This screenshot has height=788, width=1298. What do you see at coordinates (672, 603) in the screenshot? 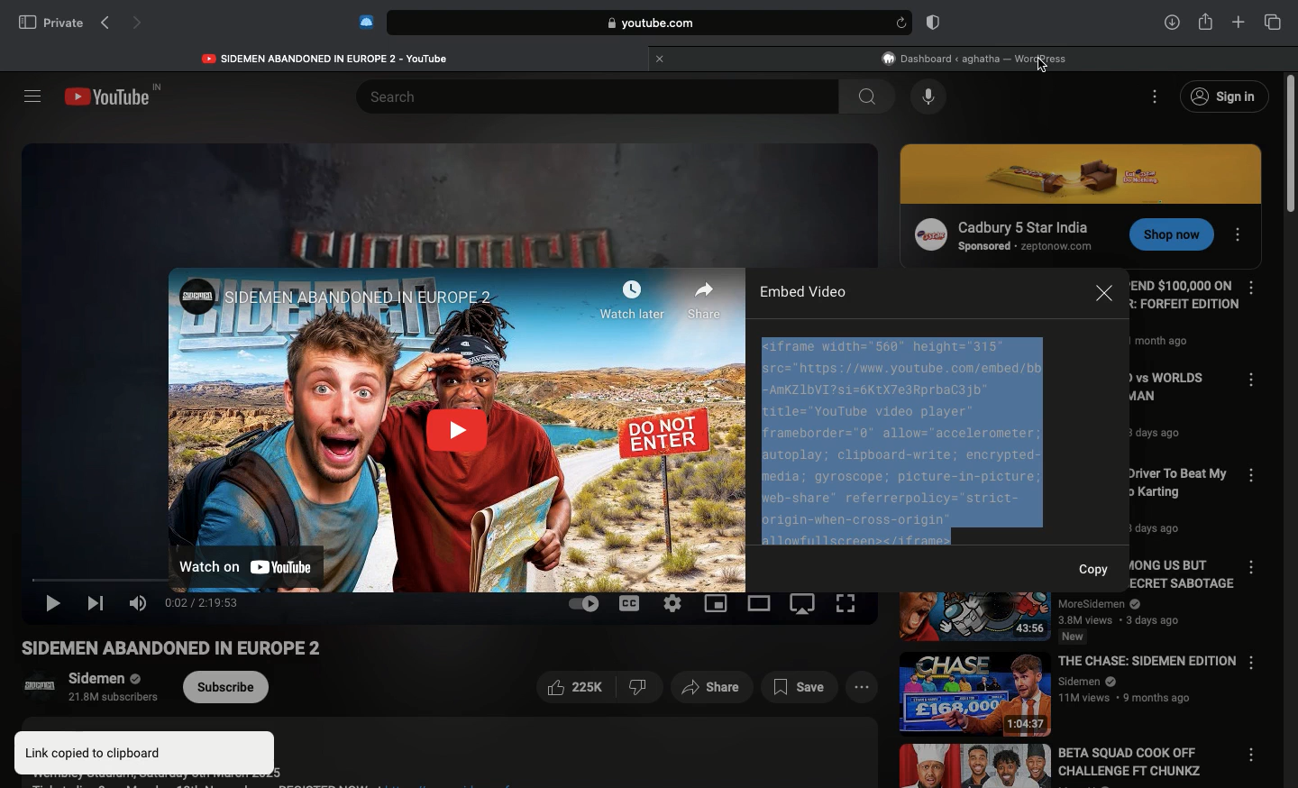
I see `Settings` at bounding box center [672, 603].